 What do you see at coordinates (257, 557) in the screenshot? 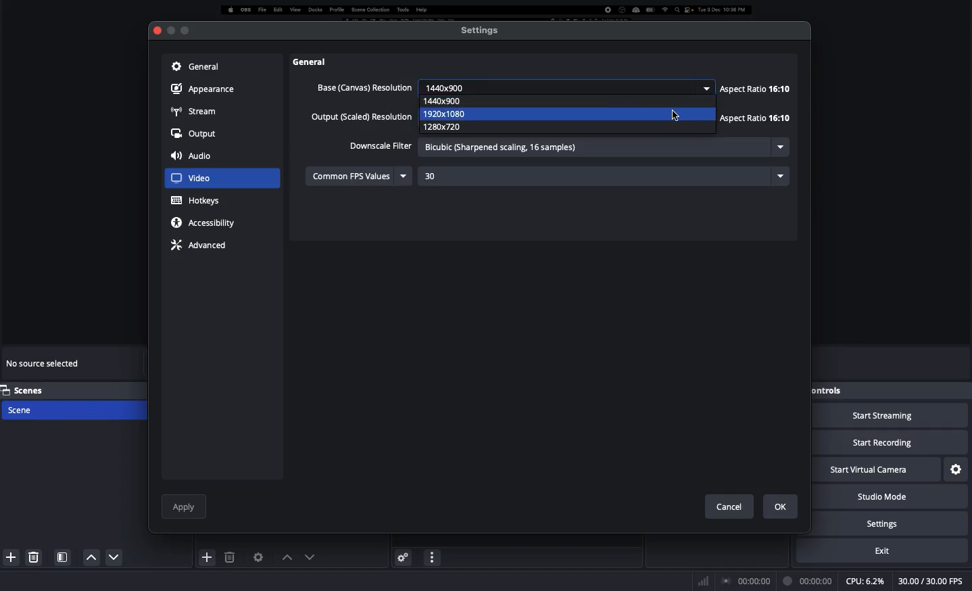
I see `Source preferences` at bounding box center [257, 557].